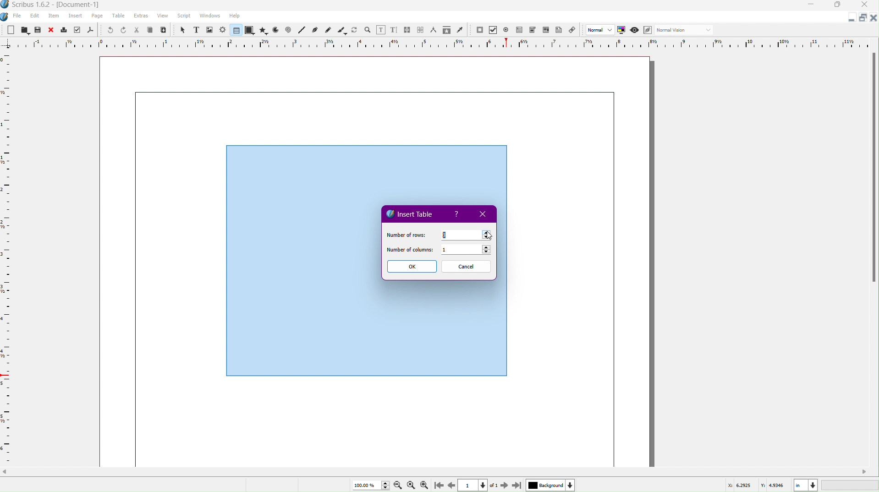  I want to click on Close, so click(52, 30).